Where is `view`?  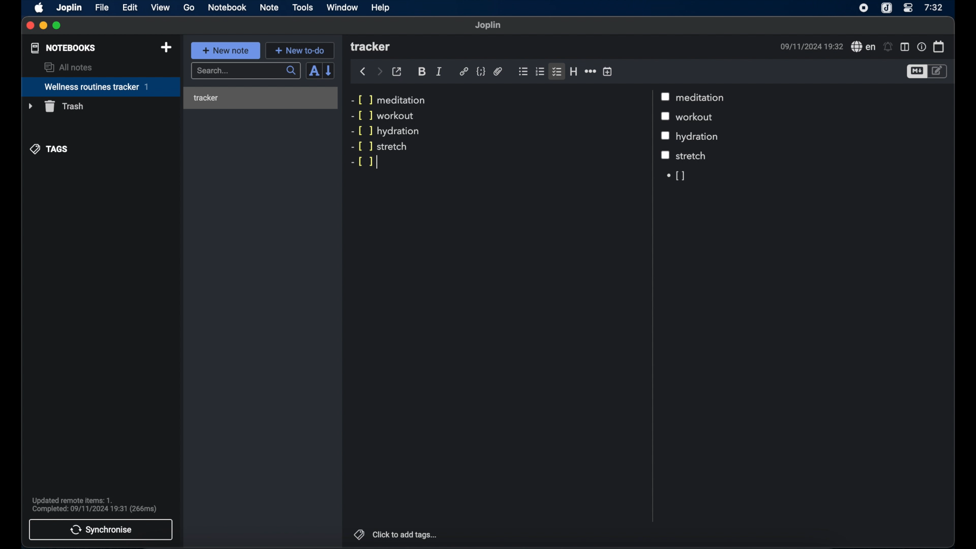 view is located at coordinates (160, 8).